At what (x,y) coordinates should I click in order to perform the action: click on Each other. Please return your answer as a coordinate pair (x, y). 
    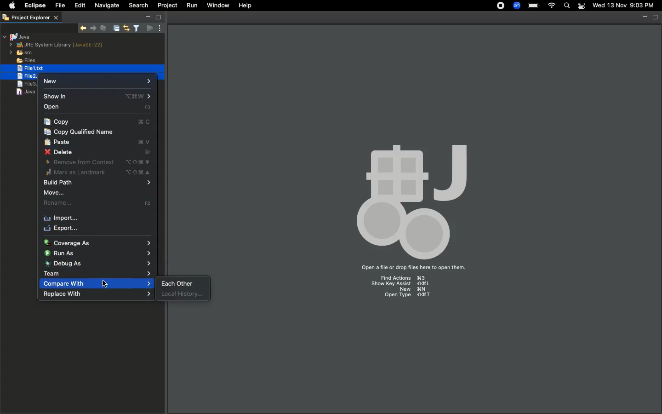
    Looking at the image, I should click on (177, 284).